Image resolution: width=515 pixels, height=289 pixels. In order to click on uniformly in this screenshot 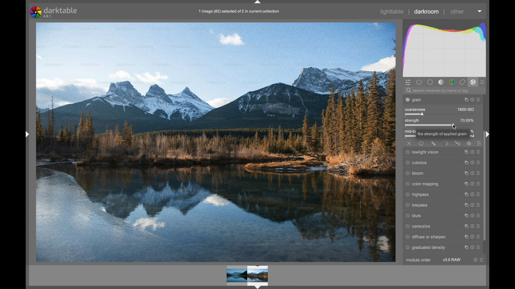, I will do `click(421, 143)`.